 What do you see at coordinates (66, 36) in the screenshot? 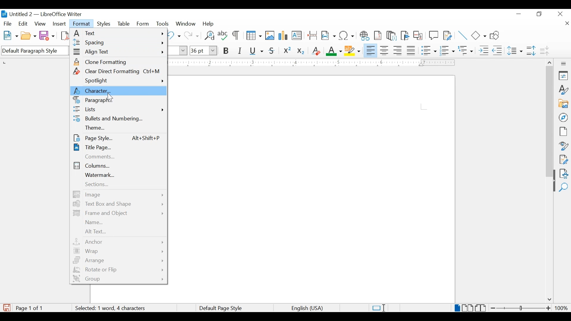
I see `export directly as pdf` at bounding box center [66, 36].